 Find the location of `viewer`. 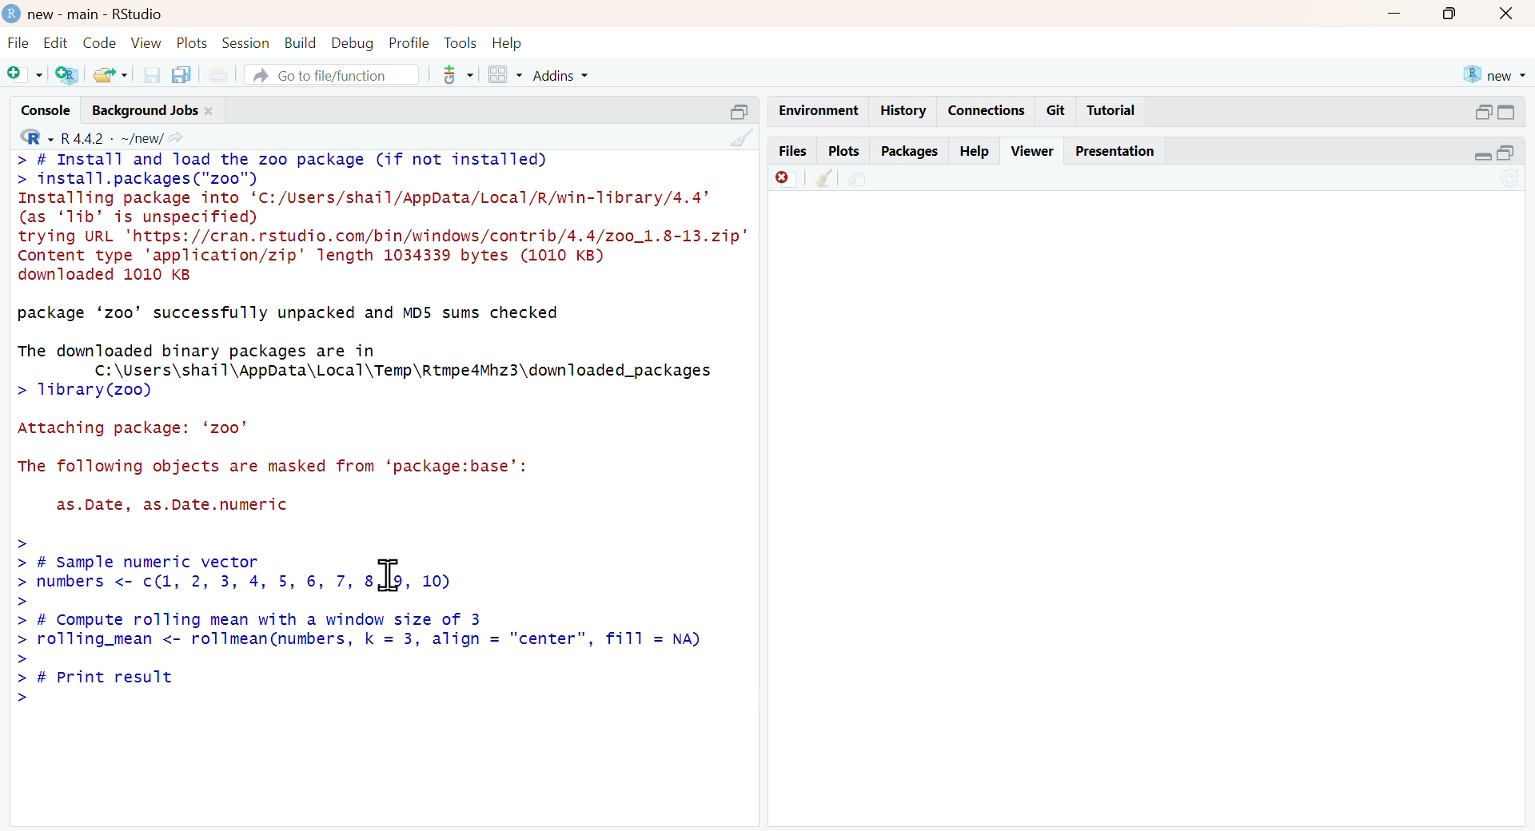

viewer is located at coordinates (1035, 151).